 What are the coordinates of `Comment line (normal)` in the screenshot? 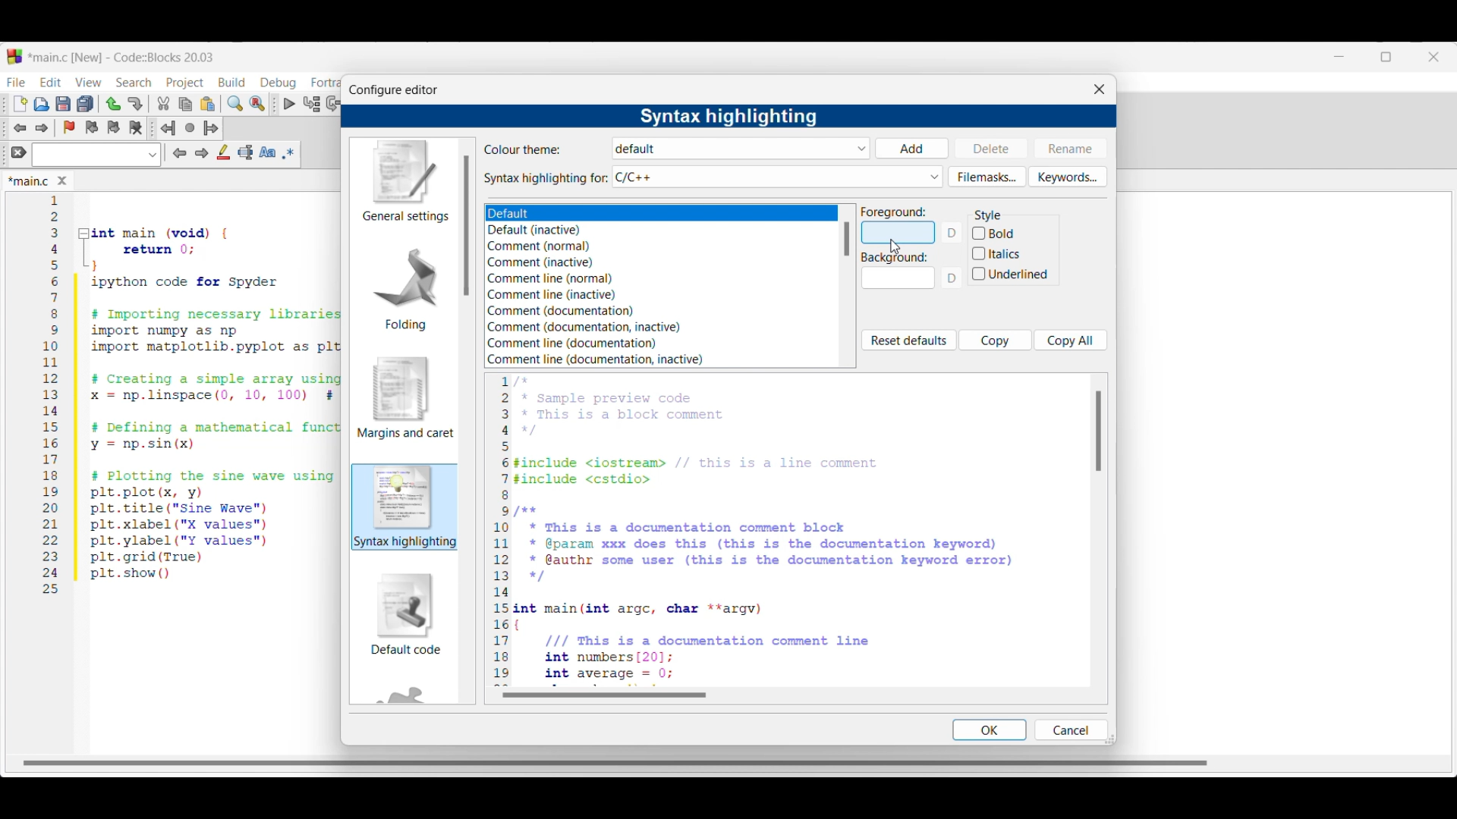 It's located at (550, 278).